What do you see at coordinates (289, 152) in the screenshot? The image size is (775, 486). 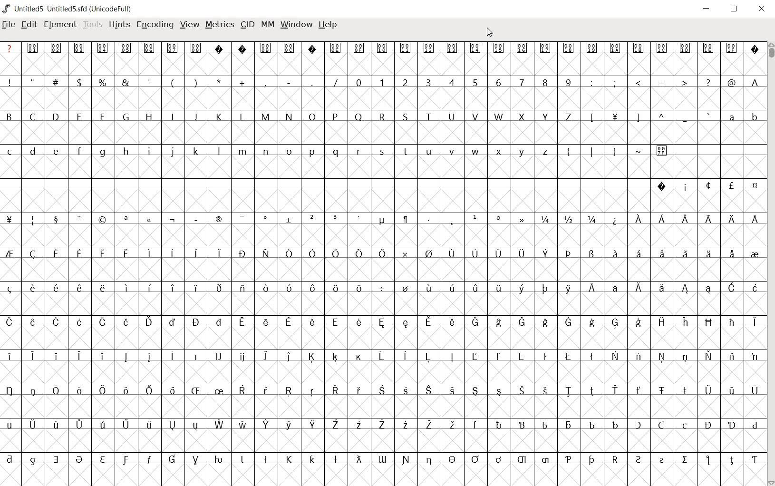 I see `o` at bounding box center [289, 152].